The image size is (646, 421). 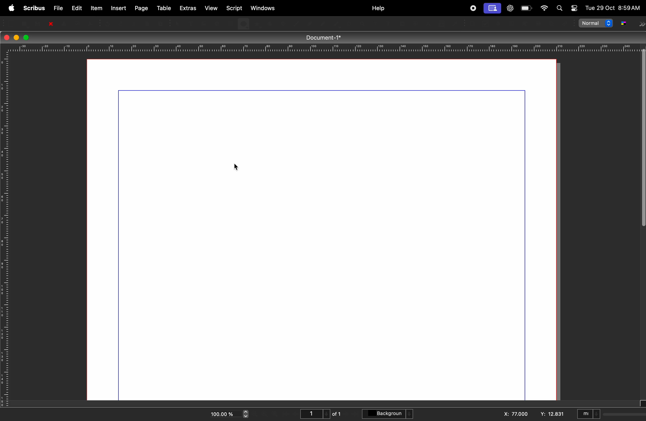 I want to click on battery, so click(x=526, y=9).